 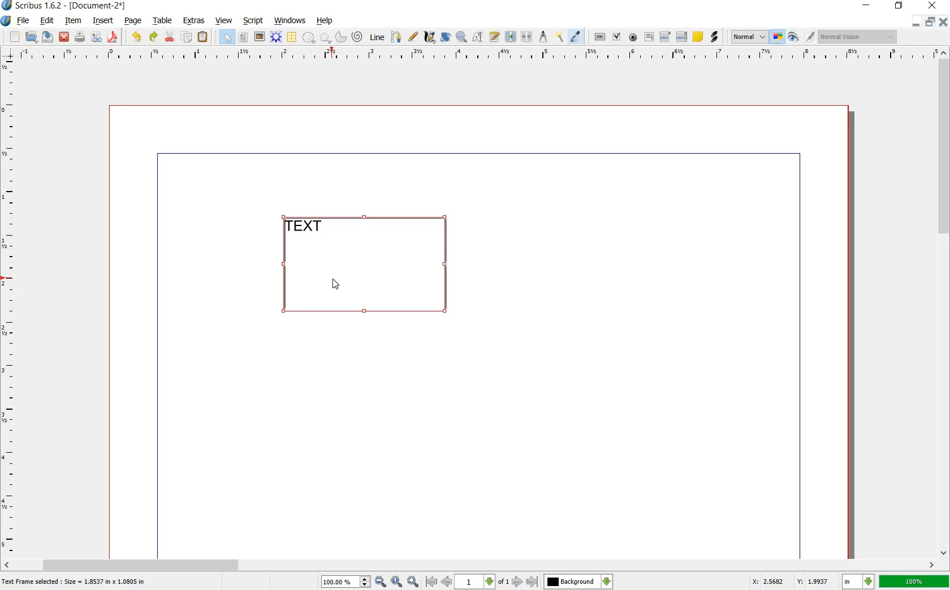 I want to click on new, so click(x=15, y=37).